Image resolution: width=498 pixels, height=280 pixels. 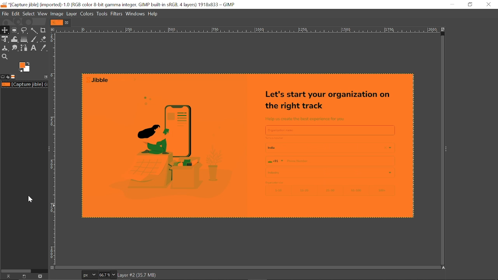 What do you see at coordinates (15, 30) in the screenshot?
I see `Ellipse select tool` at bounding box center [15, 30].